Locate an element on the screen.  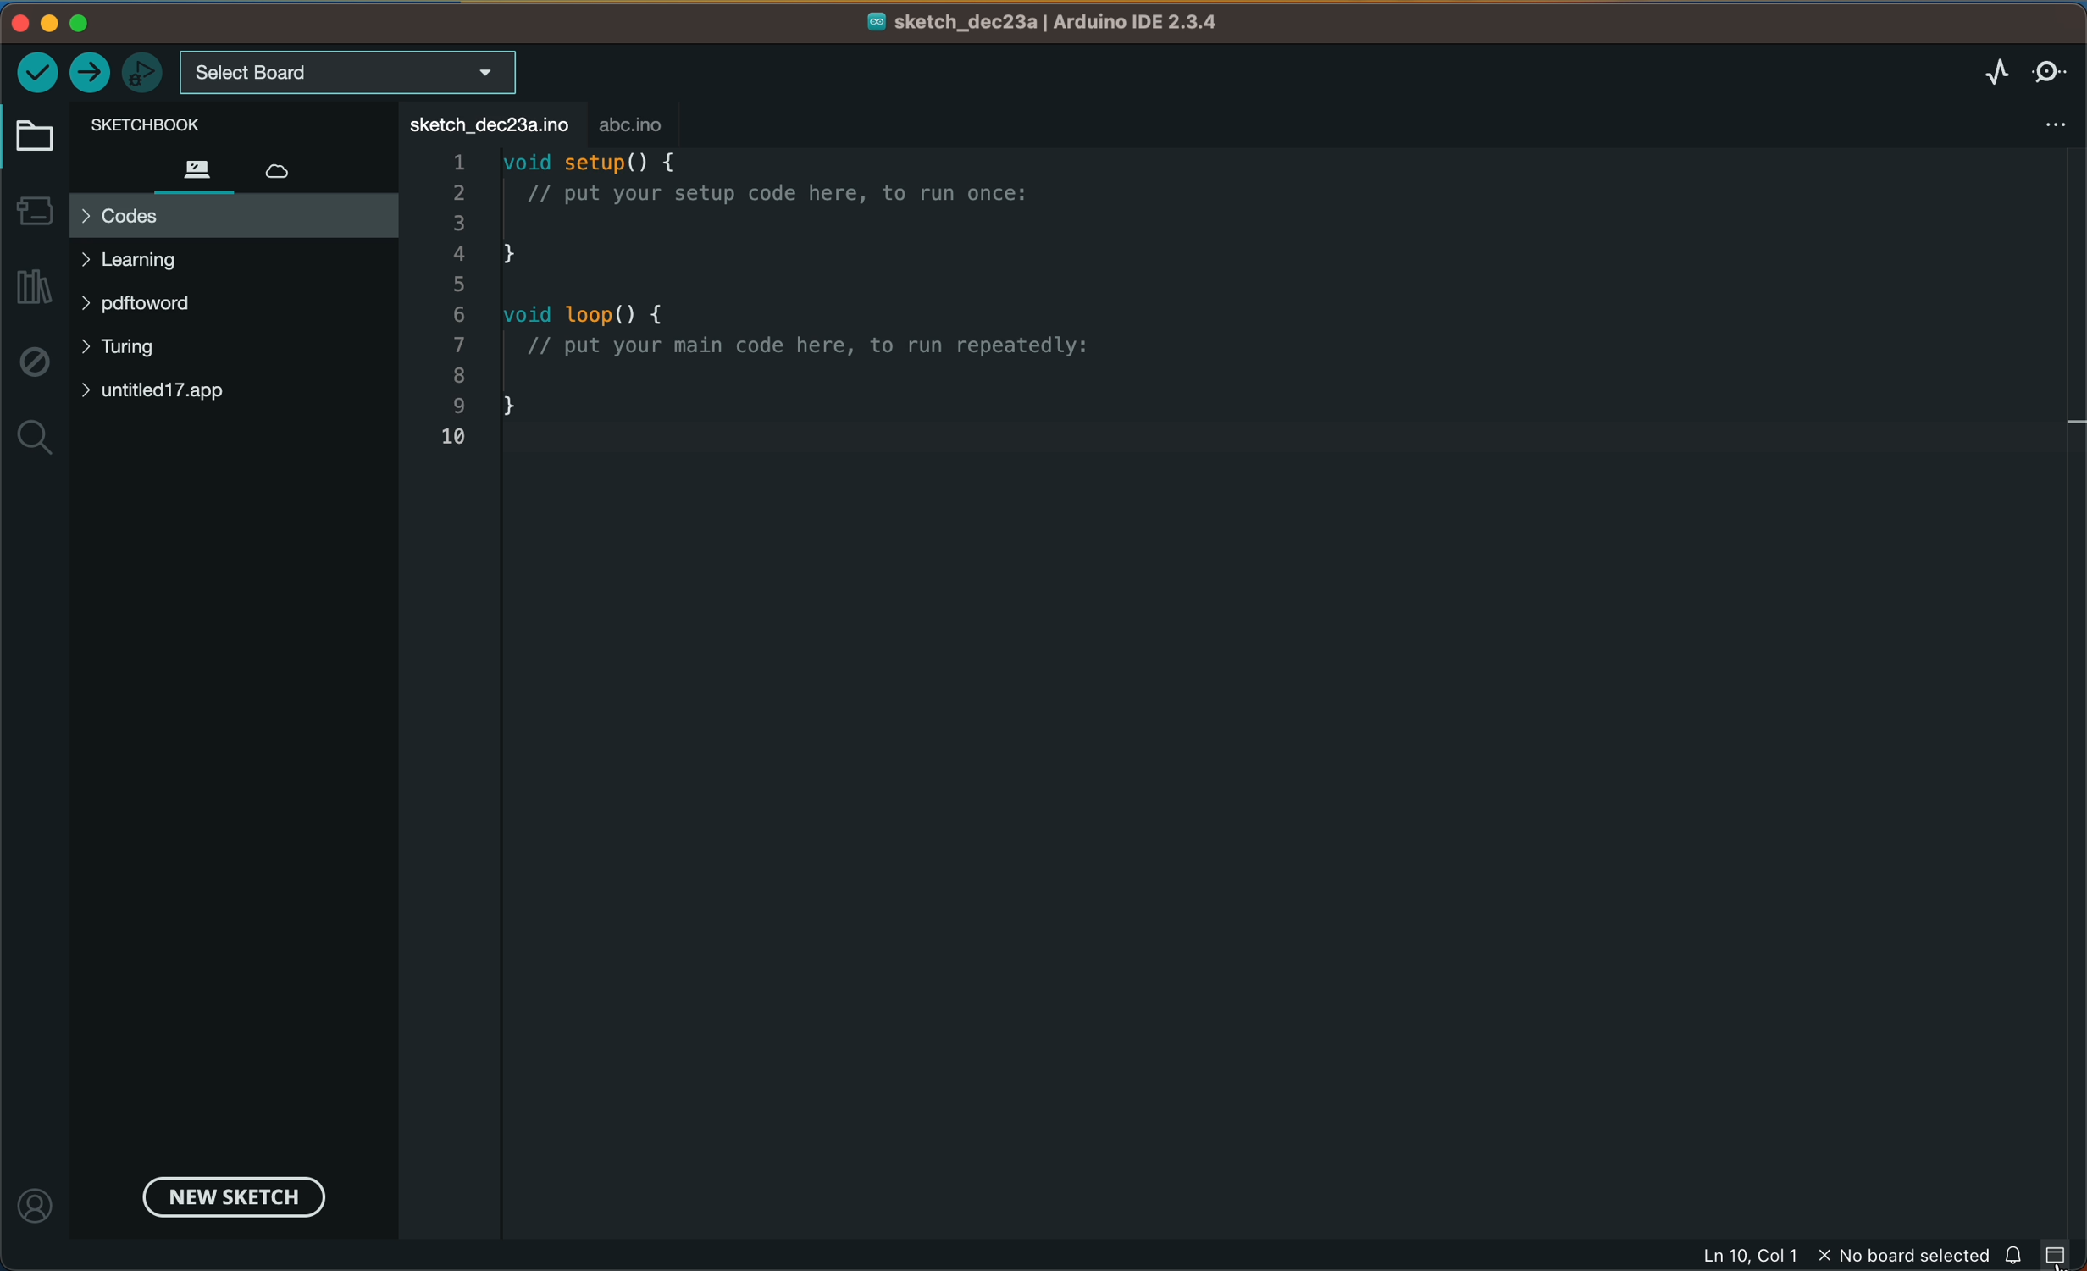
board manager is located at coordinates (31, 210).